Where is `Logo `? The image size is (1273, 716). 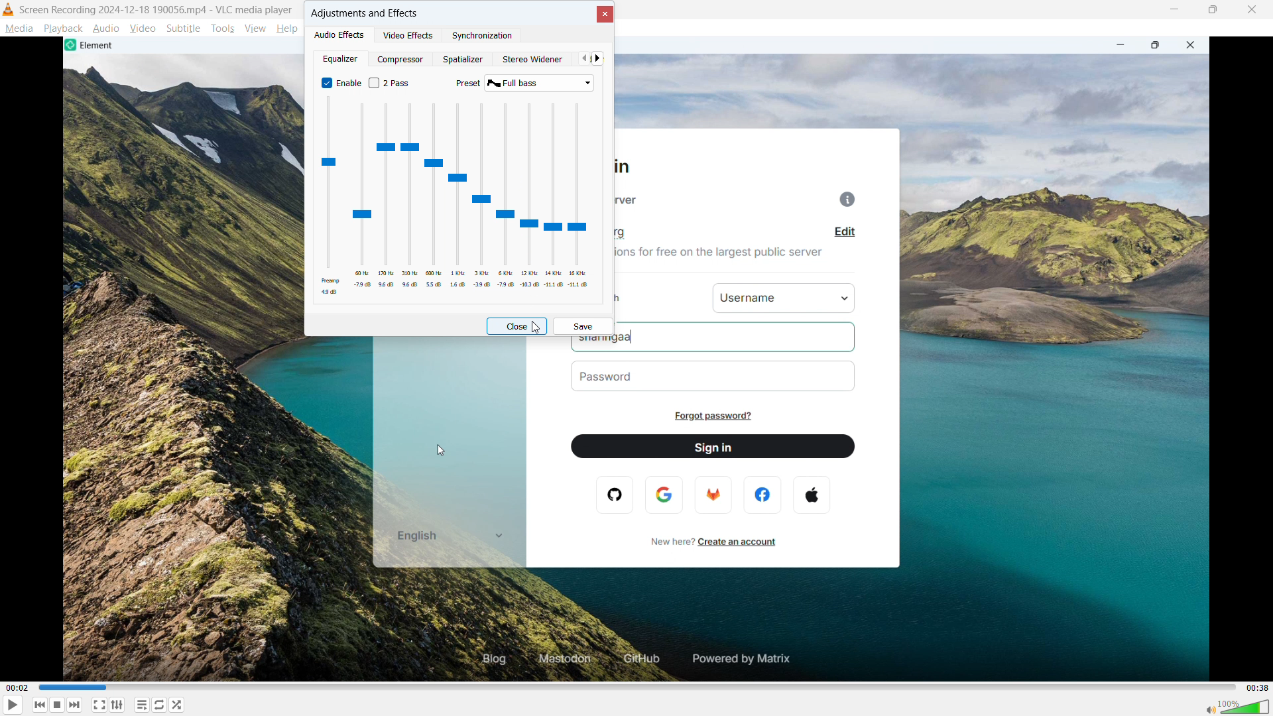
Logo  is located at coordinates (9, 10).